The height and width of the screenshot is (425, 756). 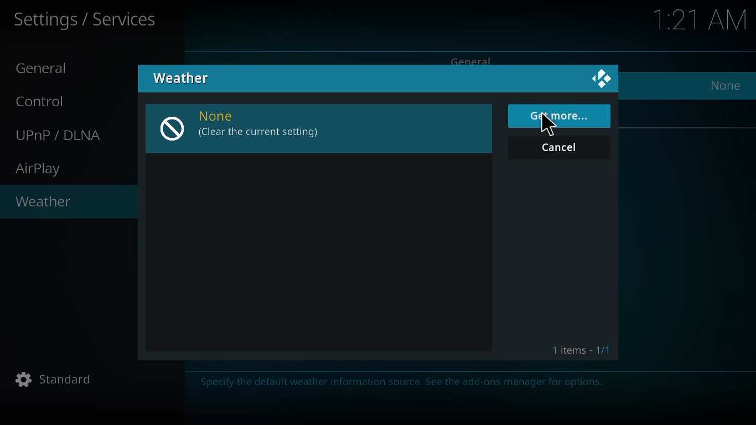 What do you see at coordinates (562, 148) in the screenshot?
I see `cancel` at bounding box center [562, 148].